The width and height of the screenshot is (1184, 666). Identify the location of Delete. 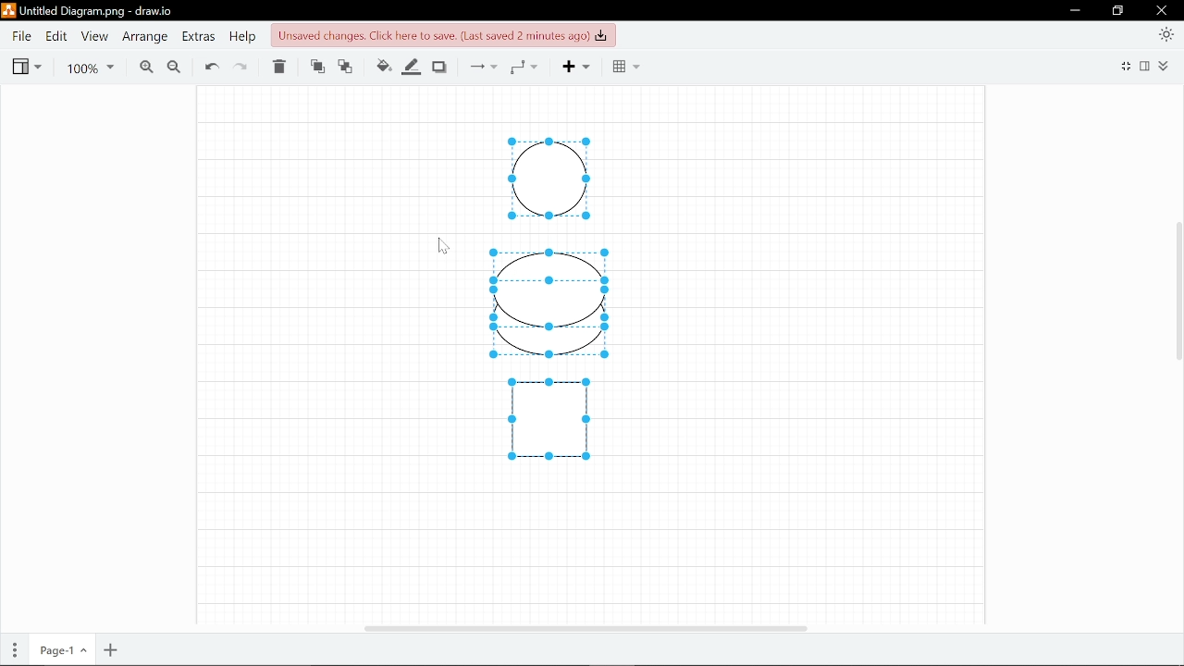
(281, 68).